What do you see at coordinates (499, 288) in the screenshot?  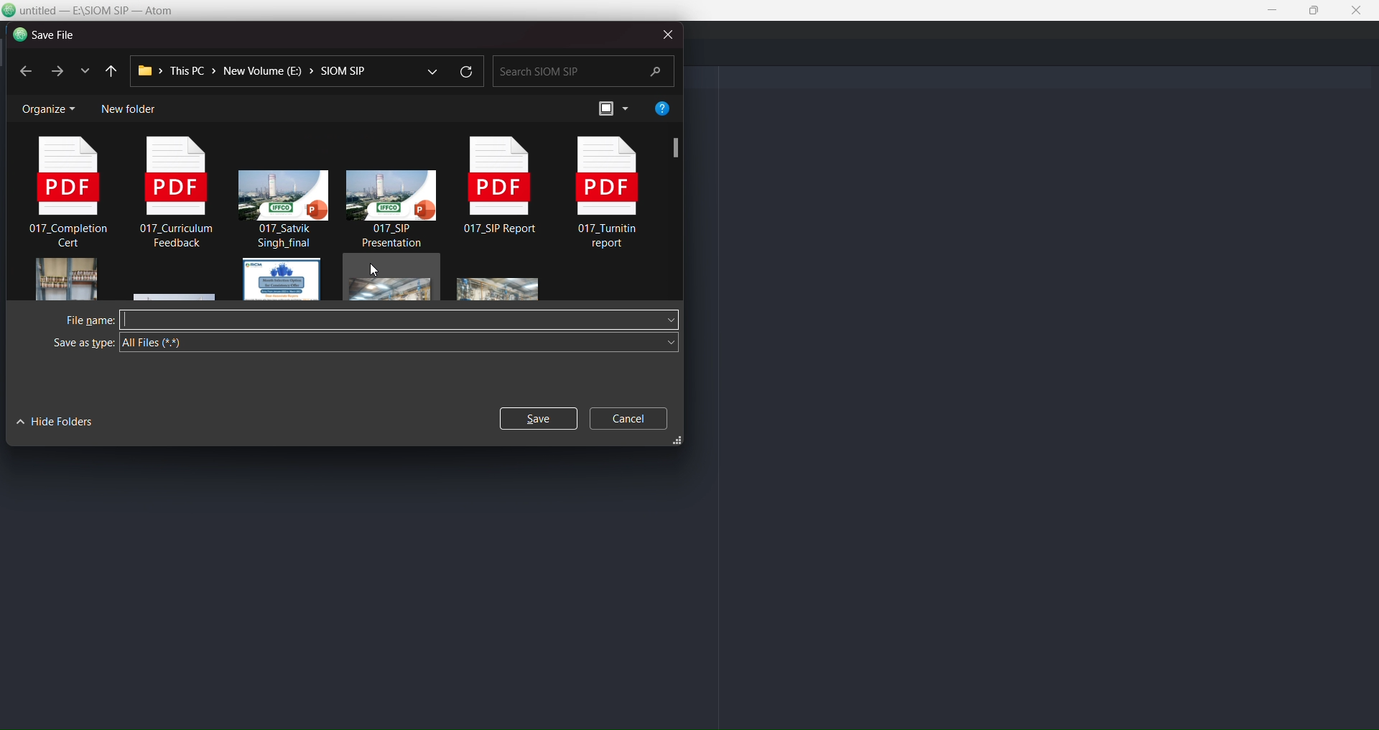 I see `image` at bounding box center [499, 288].